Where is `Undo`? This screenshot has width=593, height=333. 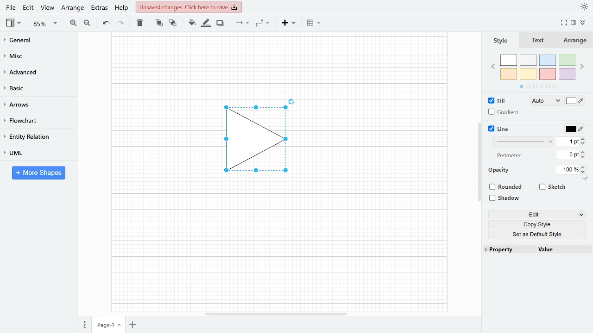 Undo is located at coordinates (106, 23).